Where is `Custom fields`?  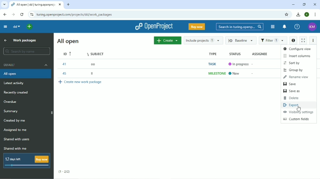
Custom fields is located at coordinates (298, 119).